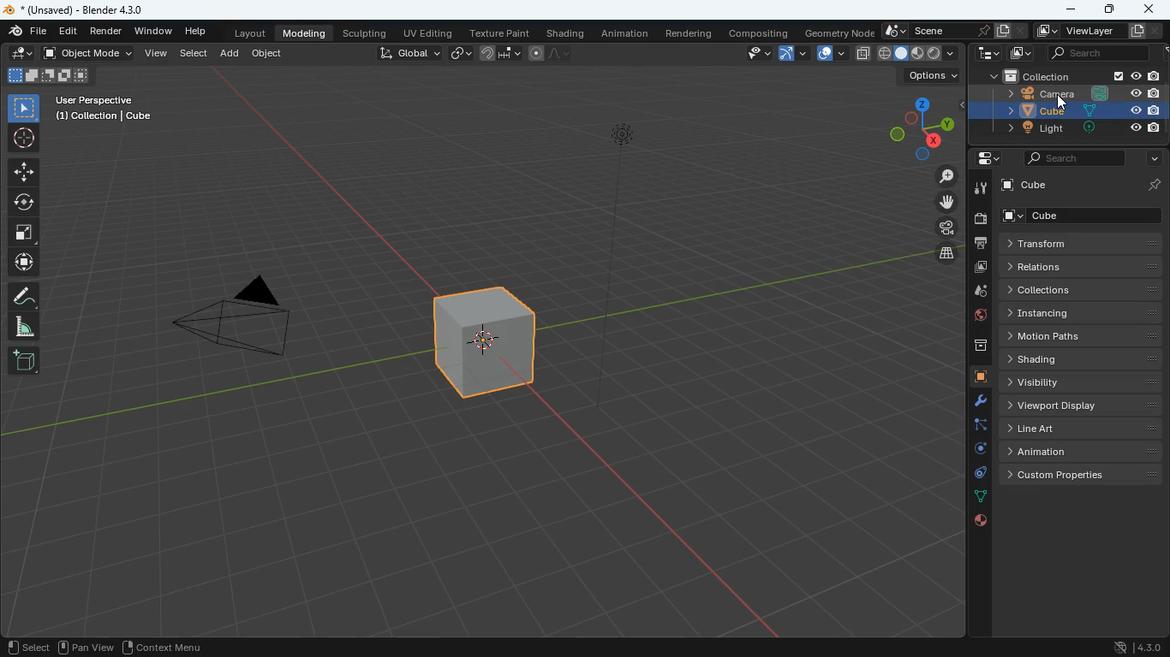  Describe the element at coordinates (934, 76) in the screenshot. I see `options` at that location.